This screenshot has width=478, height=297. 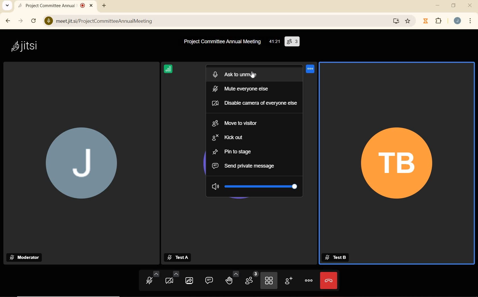 What do you see at coordinates (216, 22) in the screenshot?
I see `meetjitsi/ProjectCommitteeAnnualMeeting` at bounding box center [216, 22].